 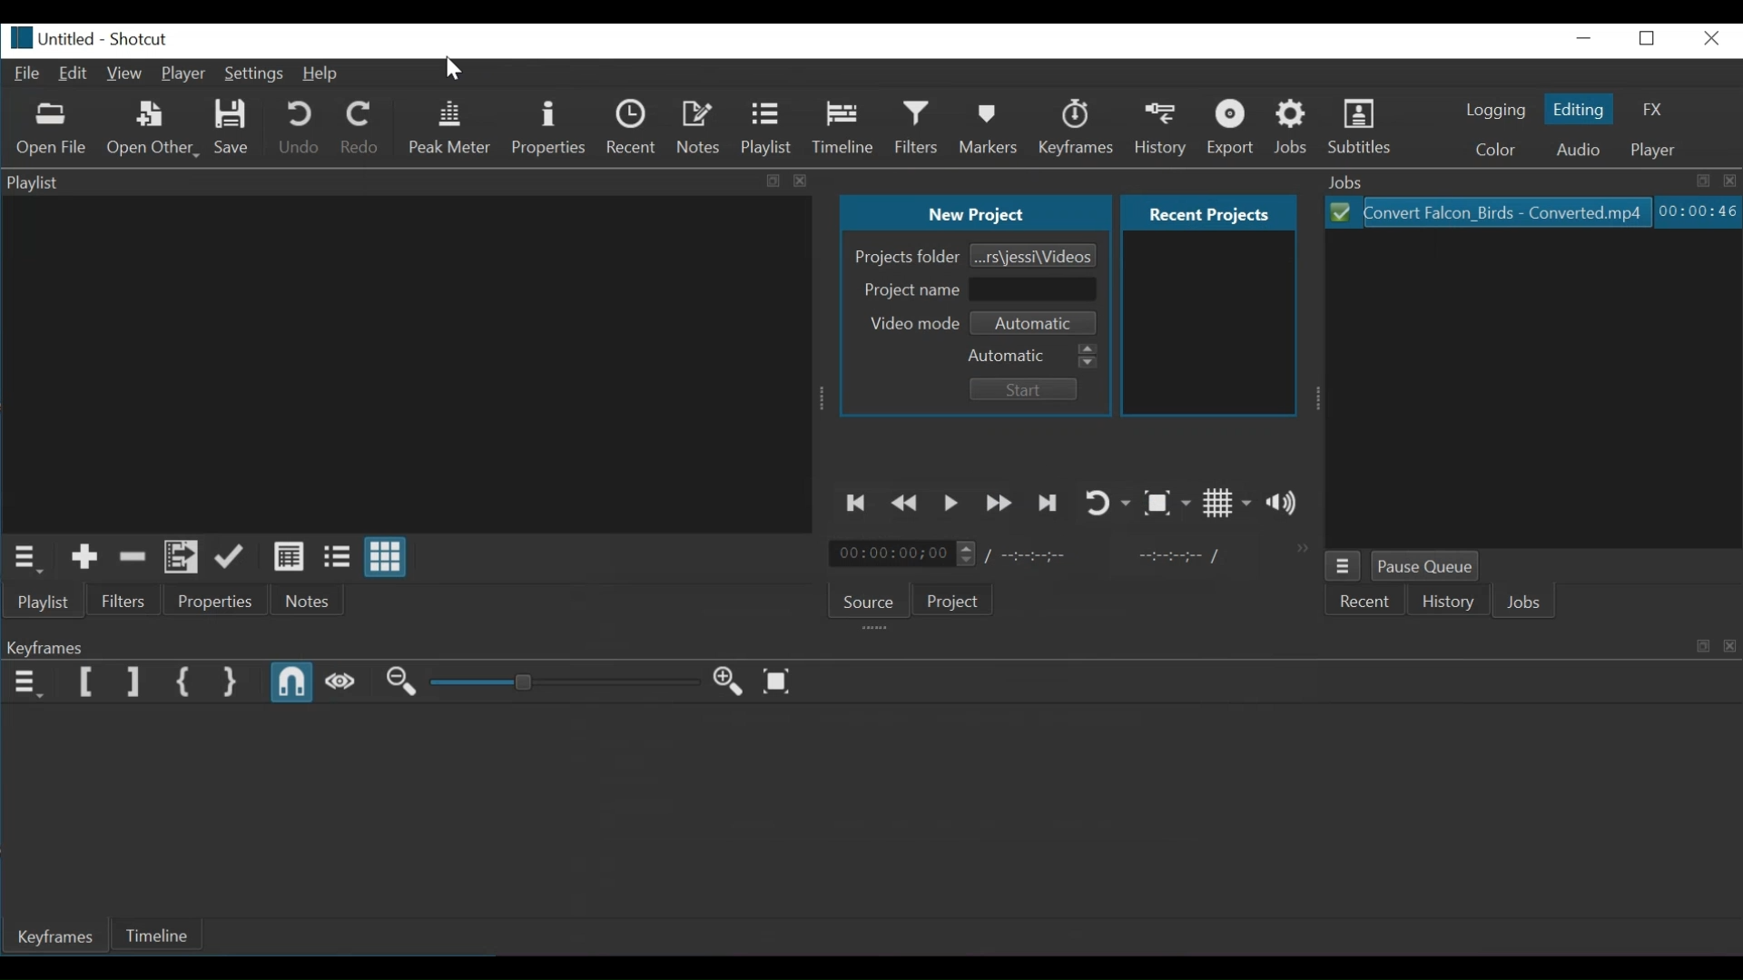 What do you see at coordinates (361, 129) in the screenshot?
I see `Redo` at bounding box center [361, 129].